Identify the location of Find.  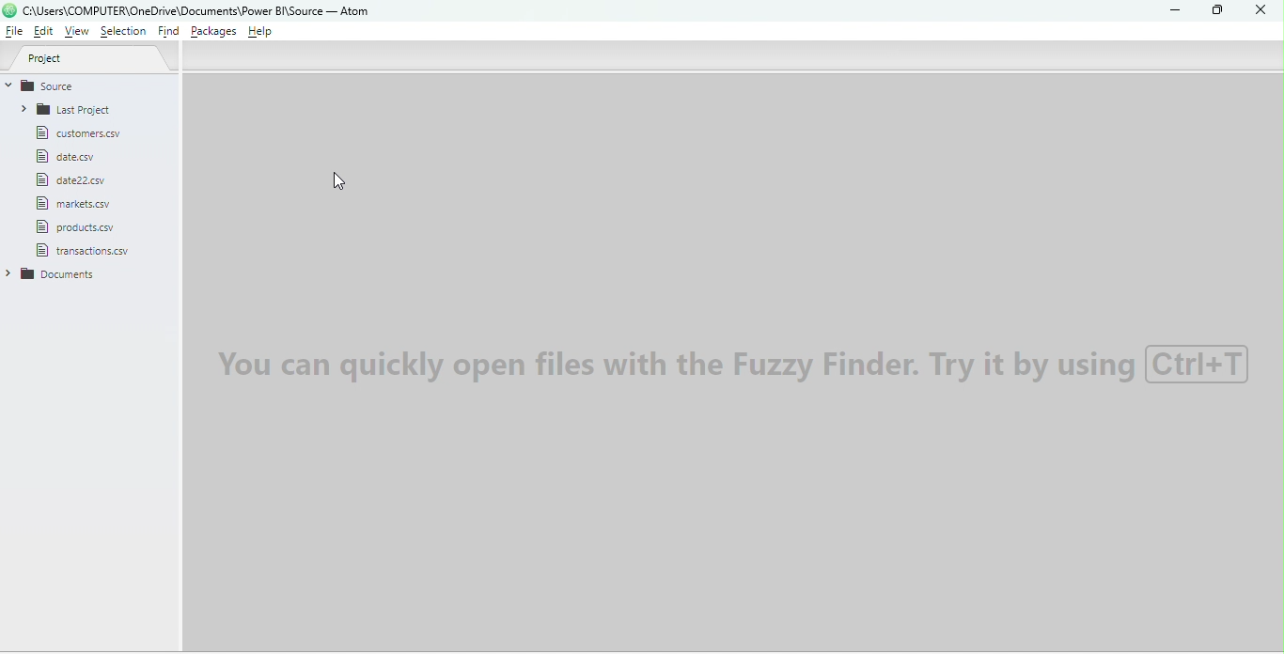
(168, 33).